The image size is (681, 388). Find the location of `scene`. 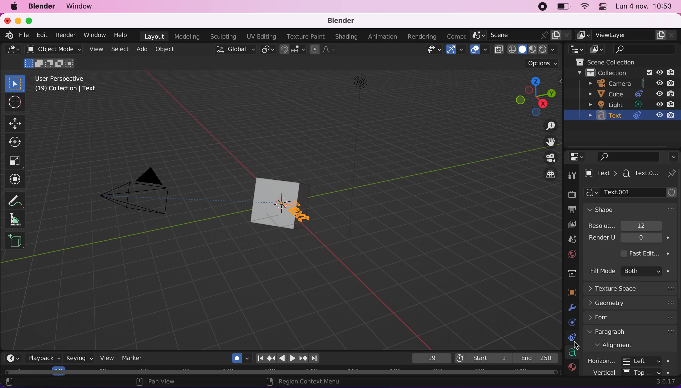

scene is located at coordinates (572, 239).